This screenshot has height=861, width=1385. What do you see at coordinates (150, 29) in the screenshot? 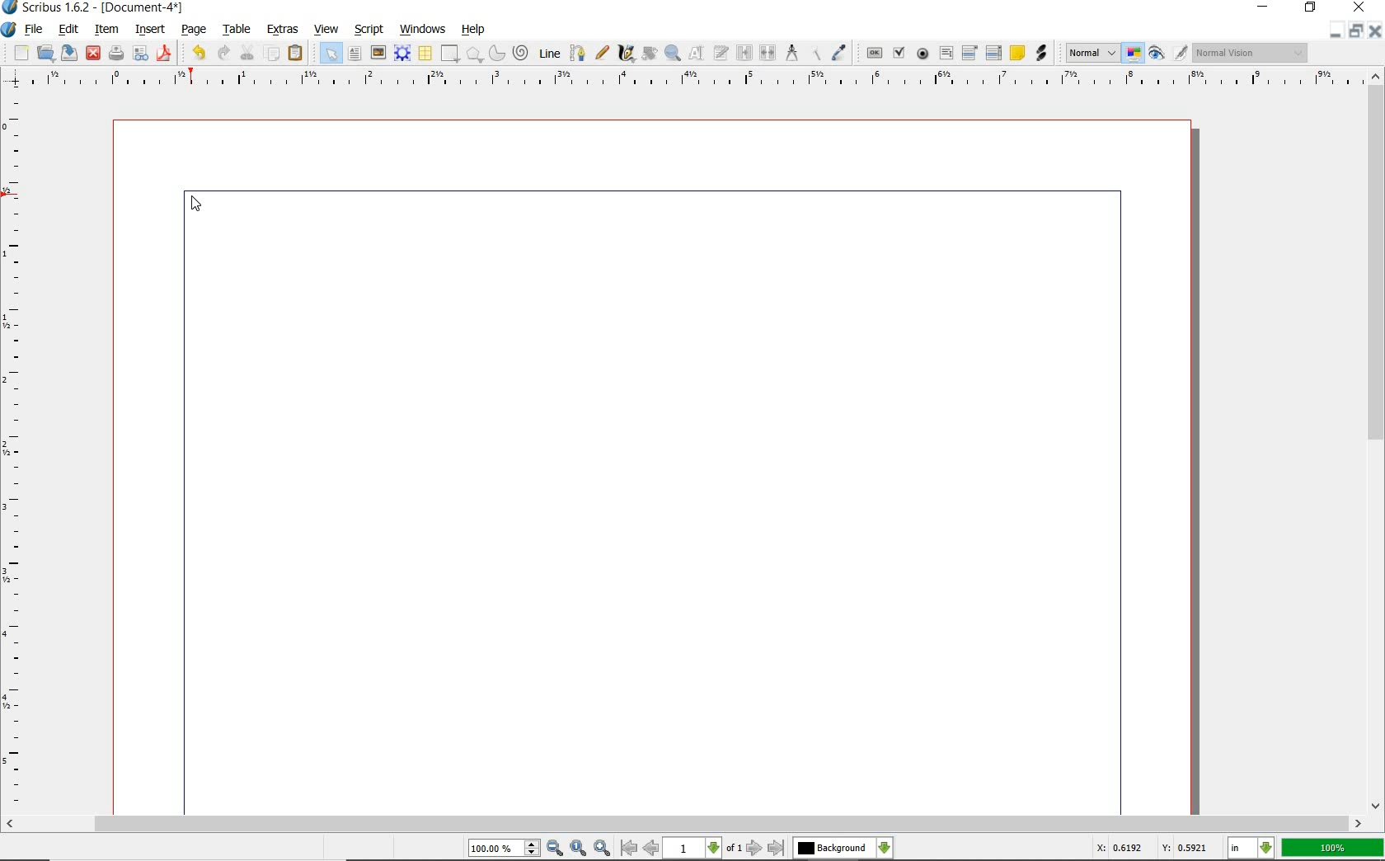
I see `insert` at bounding box center [150, 29].